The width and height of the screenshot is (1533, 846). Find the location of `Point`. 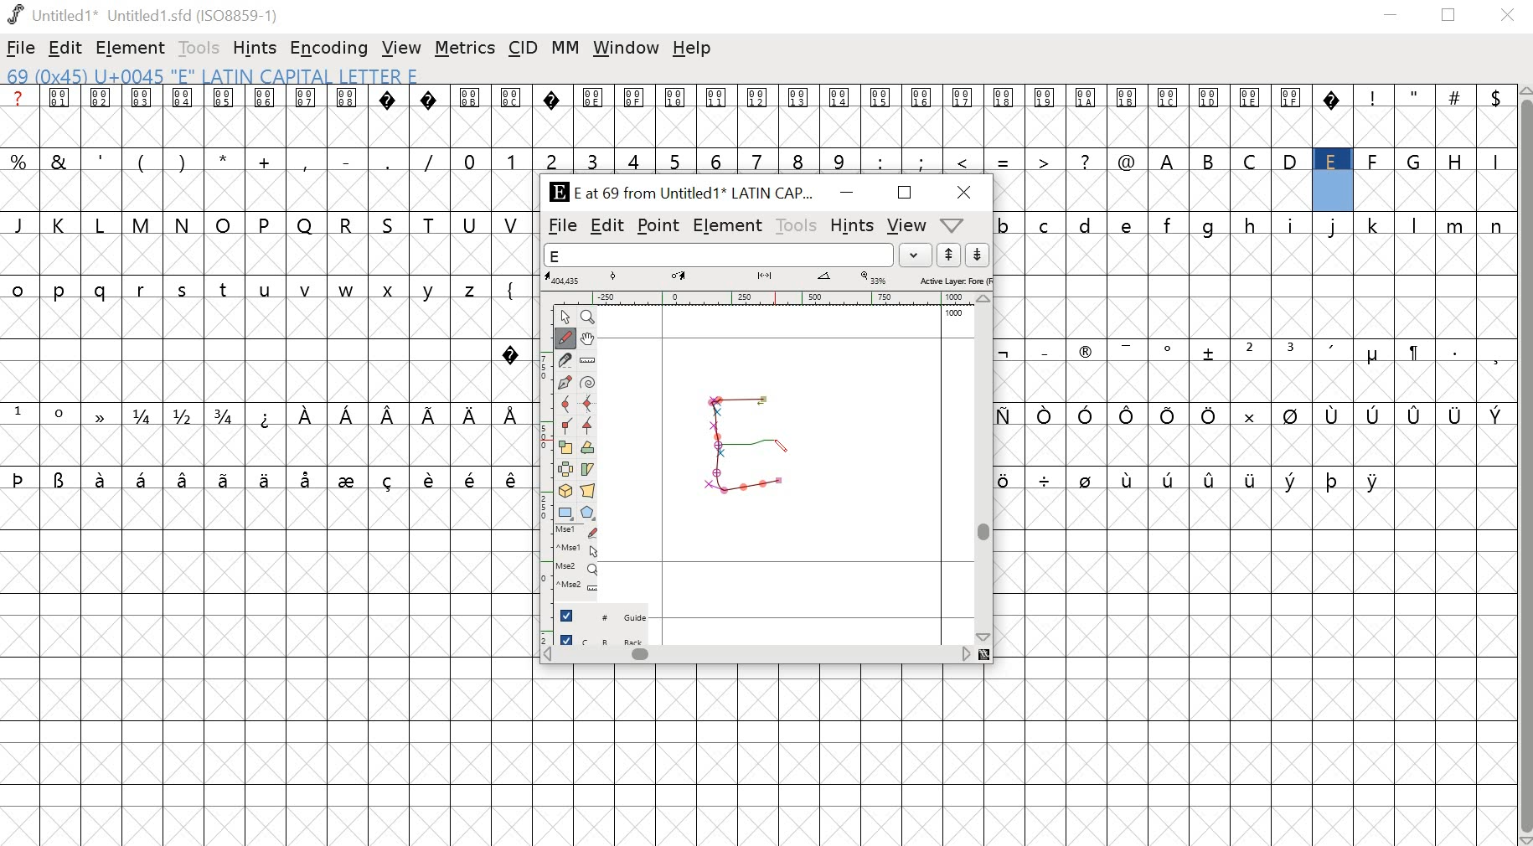

Point is located at coordinates (565, 317).